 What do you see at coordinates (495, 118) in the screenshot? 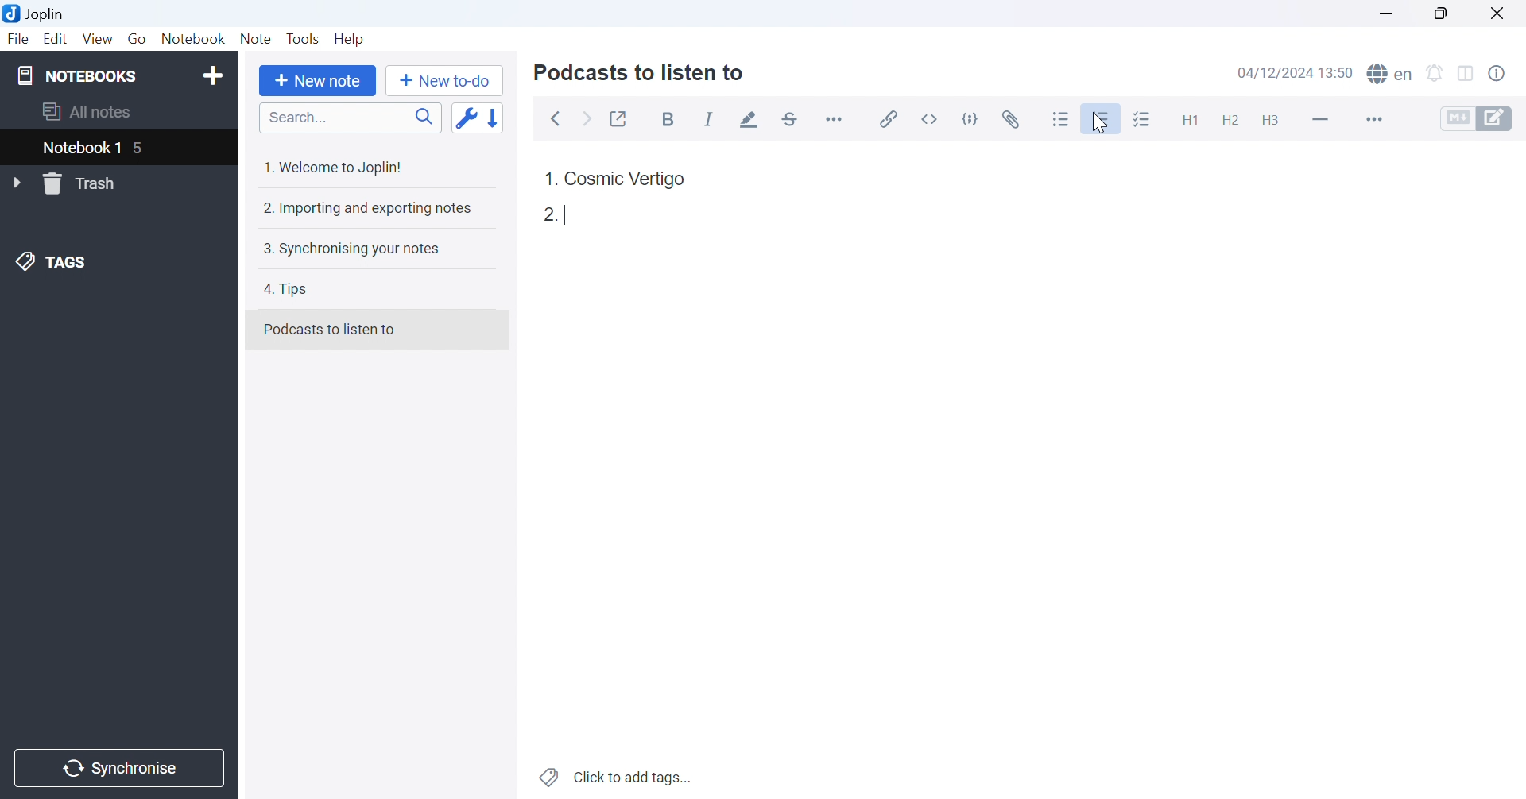
I see `Reverse sort order` at bounding box center [495, 118].